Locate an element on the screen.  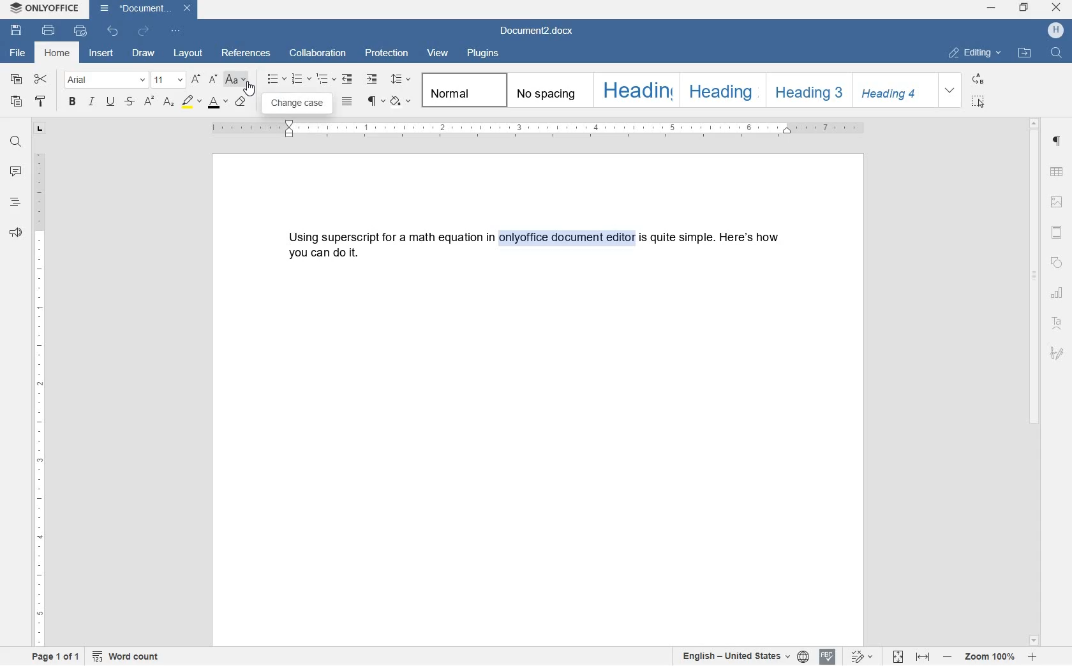
bullets is located at coordinates (276, 78).